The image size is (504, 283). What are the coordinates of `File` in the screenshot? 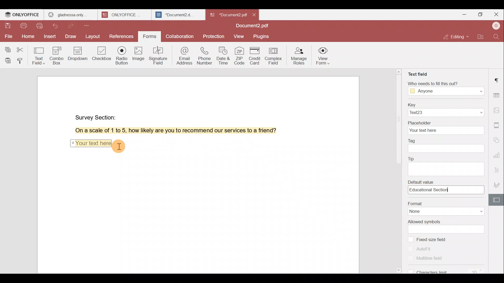 It's located at (8, 36).